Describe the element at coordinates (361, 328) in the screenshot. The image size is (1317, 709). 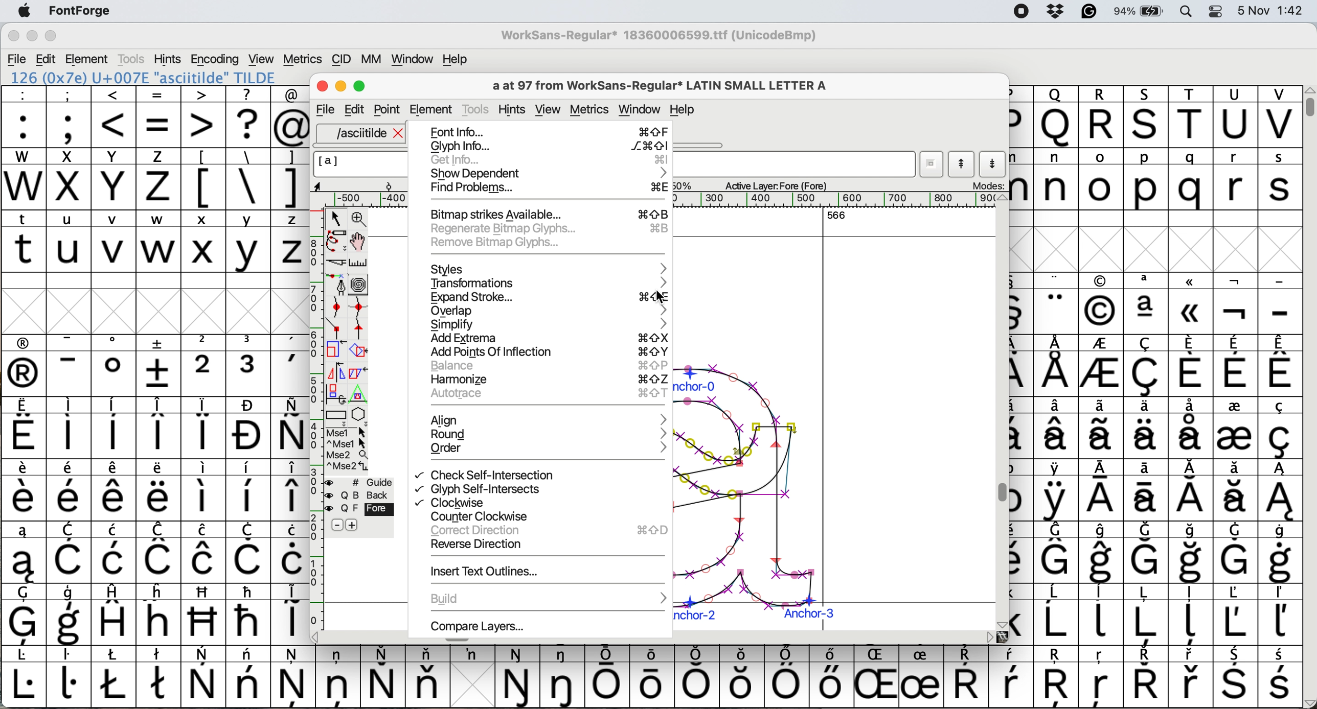
I see `add a tangent point` at that location.